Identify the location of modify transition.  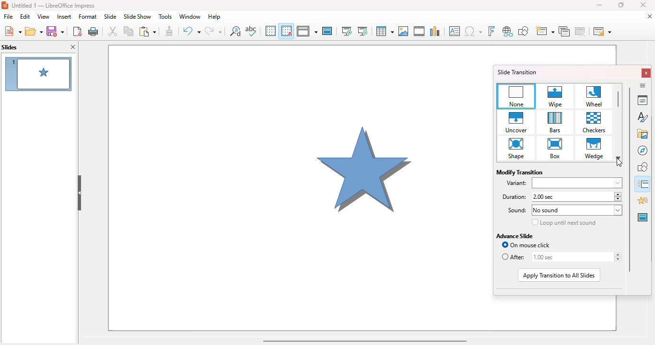
(519, 172).